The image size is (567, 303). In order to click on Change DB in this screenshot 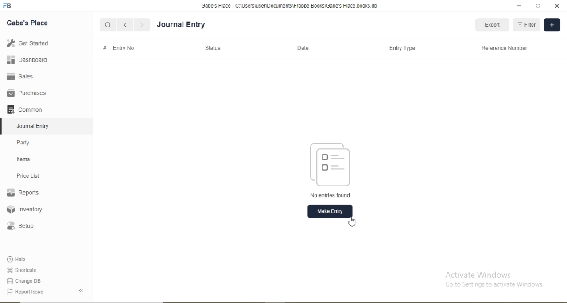, I will do `click(23, 281)`.